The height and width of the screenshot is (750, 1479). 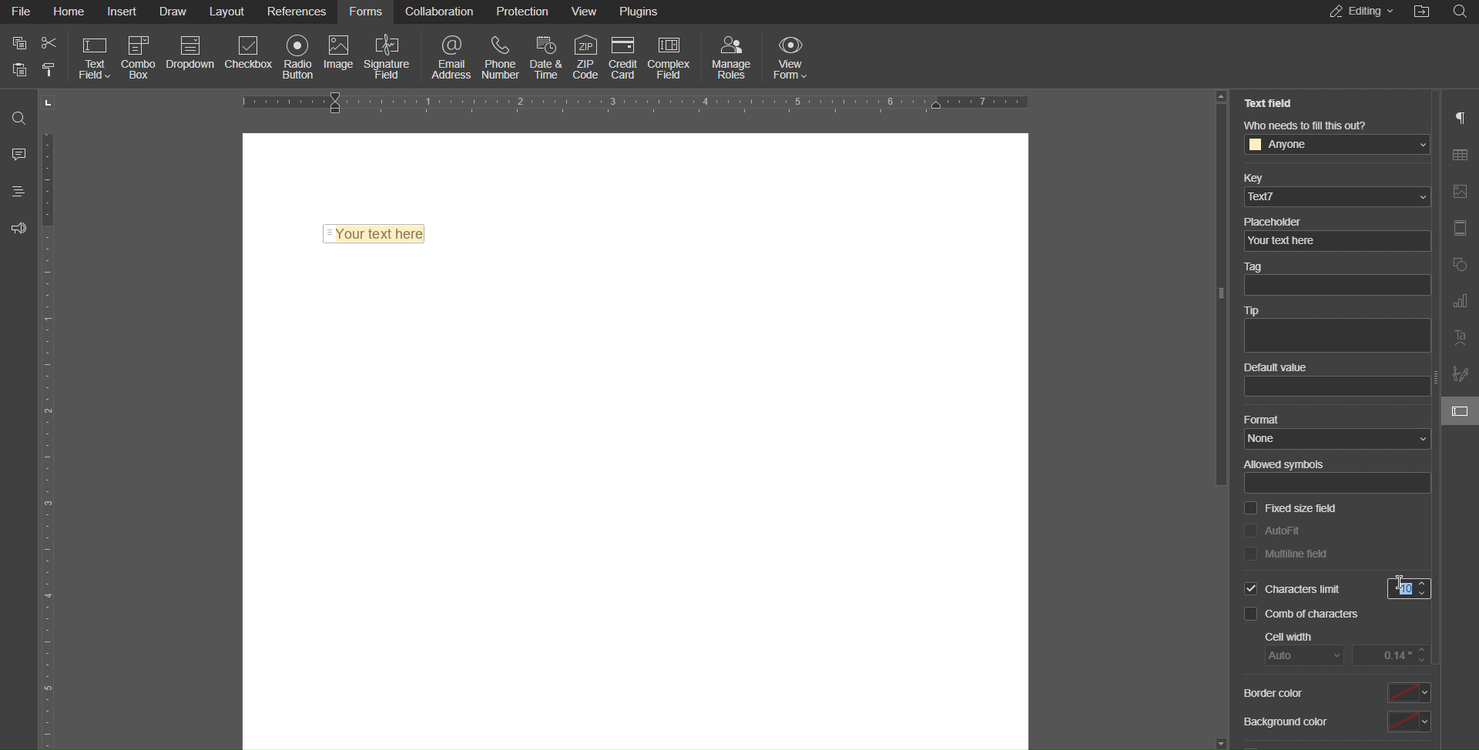 I want to click on paste, so click(x=49, y=71).